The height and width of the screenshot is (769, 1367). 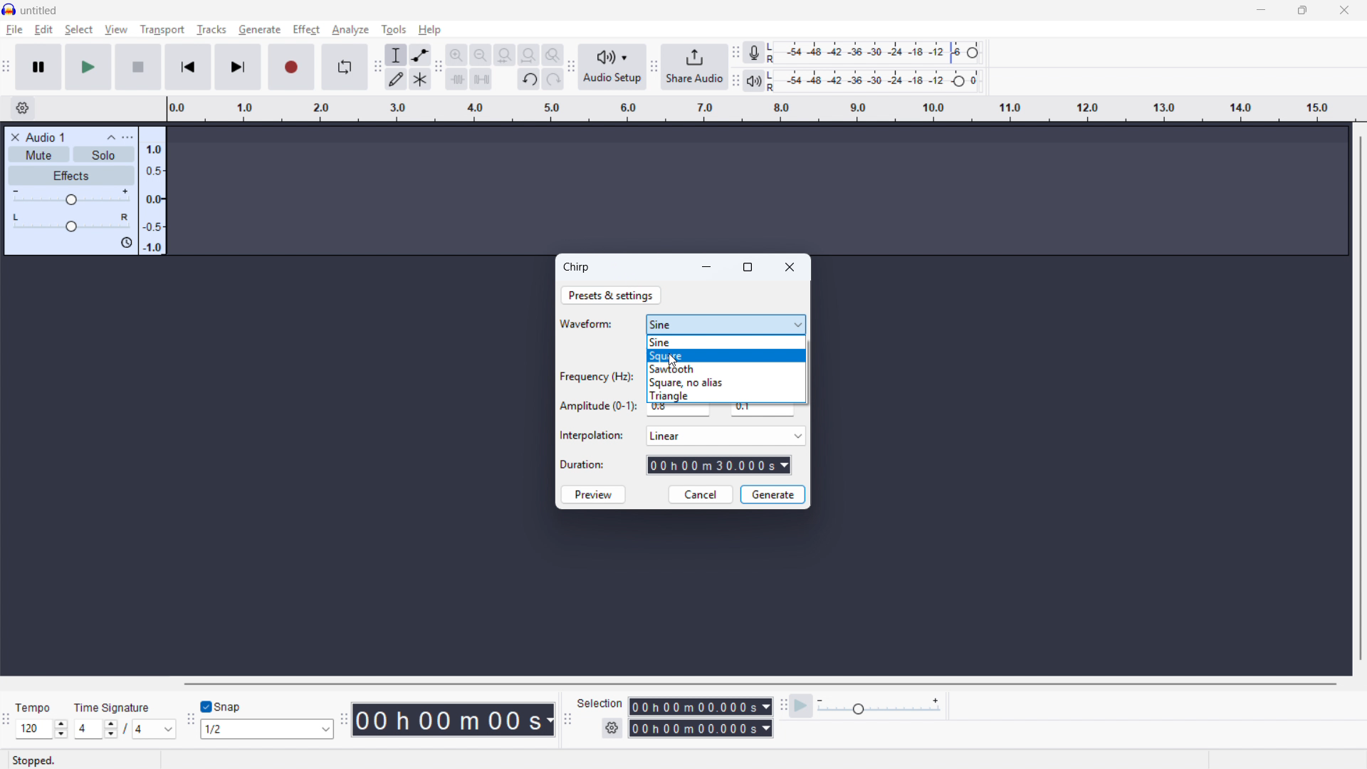 I want to click on Fit project to width , so click(x=530, y=54).